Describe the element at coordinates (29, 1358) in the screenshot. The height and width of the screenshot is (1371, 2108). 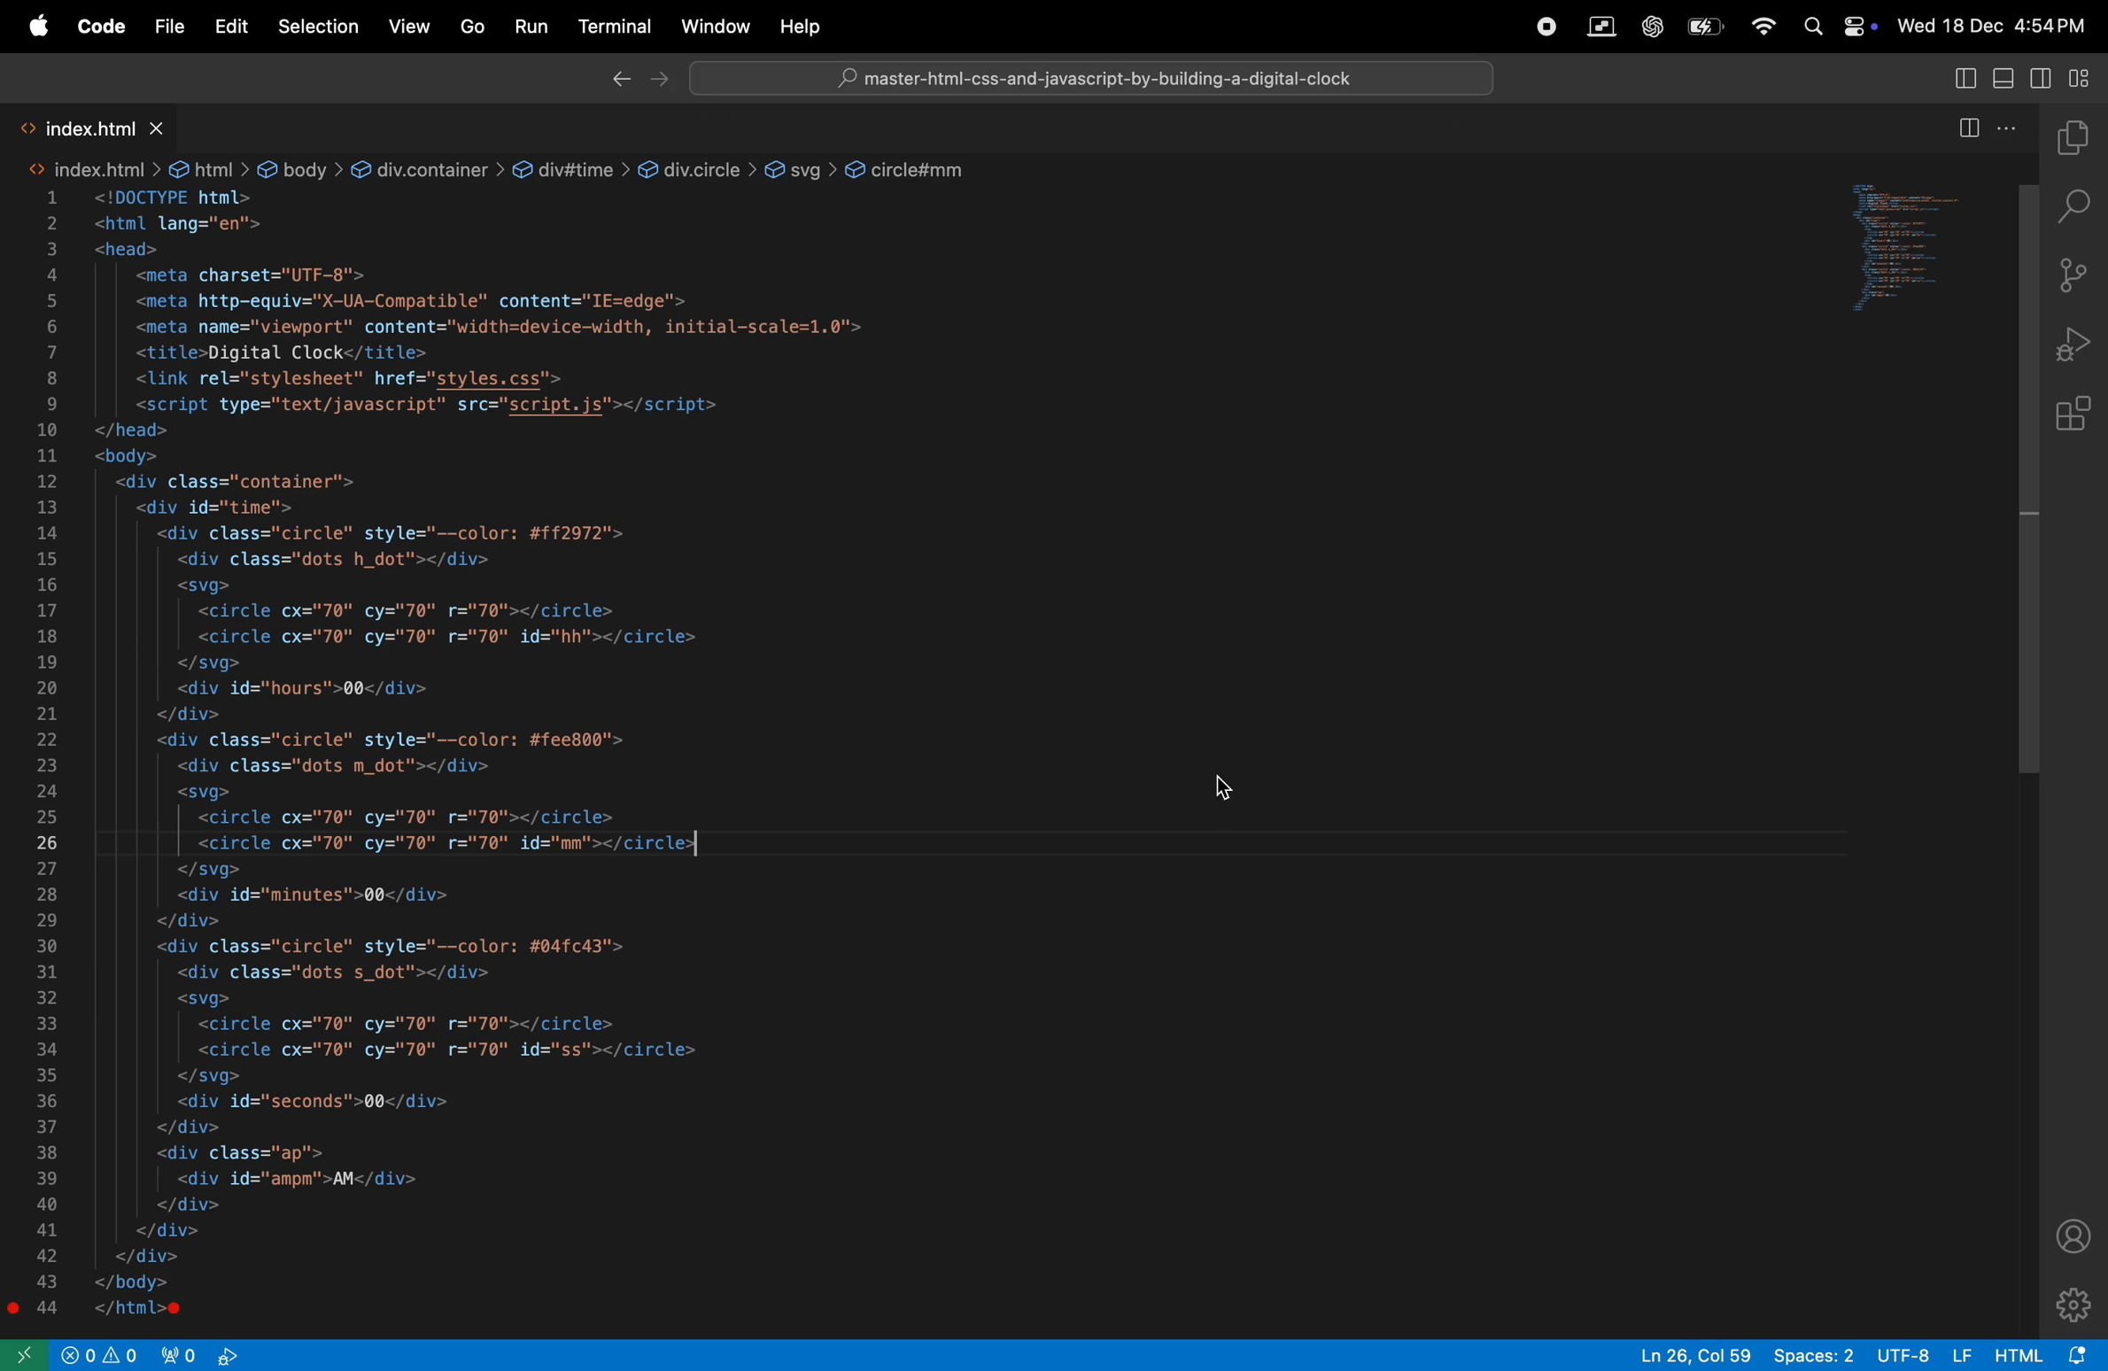
I see `open remote window` at that location.